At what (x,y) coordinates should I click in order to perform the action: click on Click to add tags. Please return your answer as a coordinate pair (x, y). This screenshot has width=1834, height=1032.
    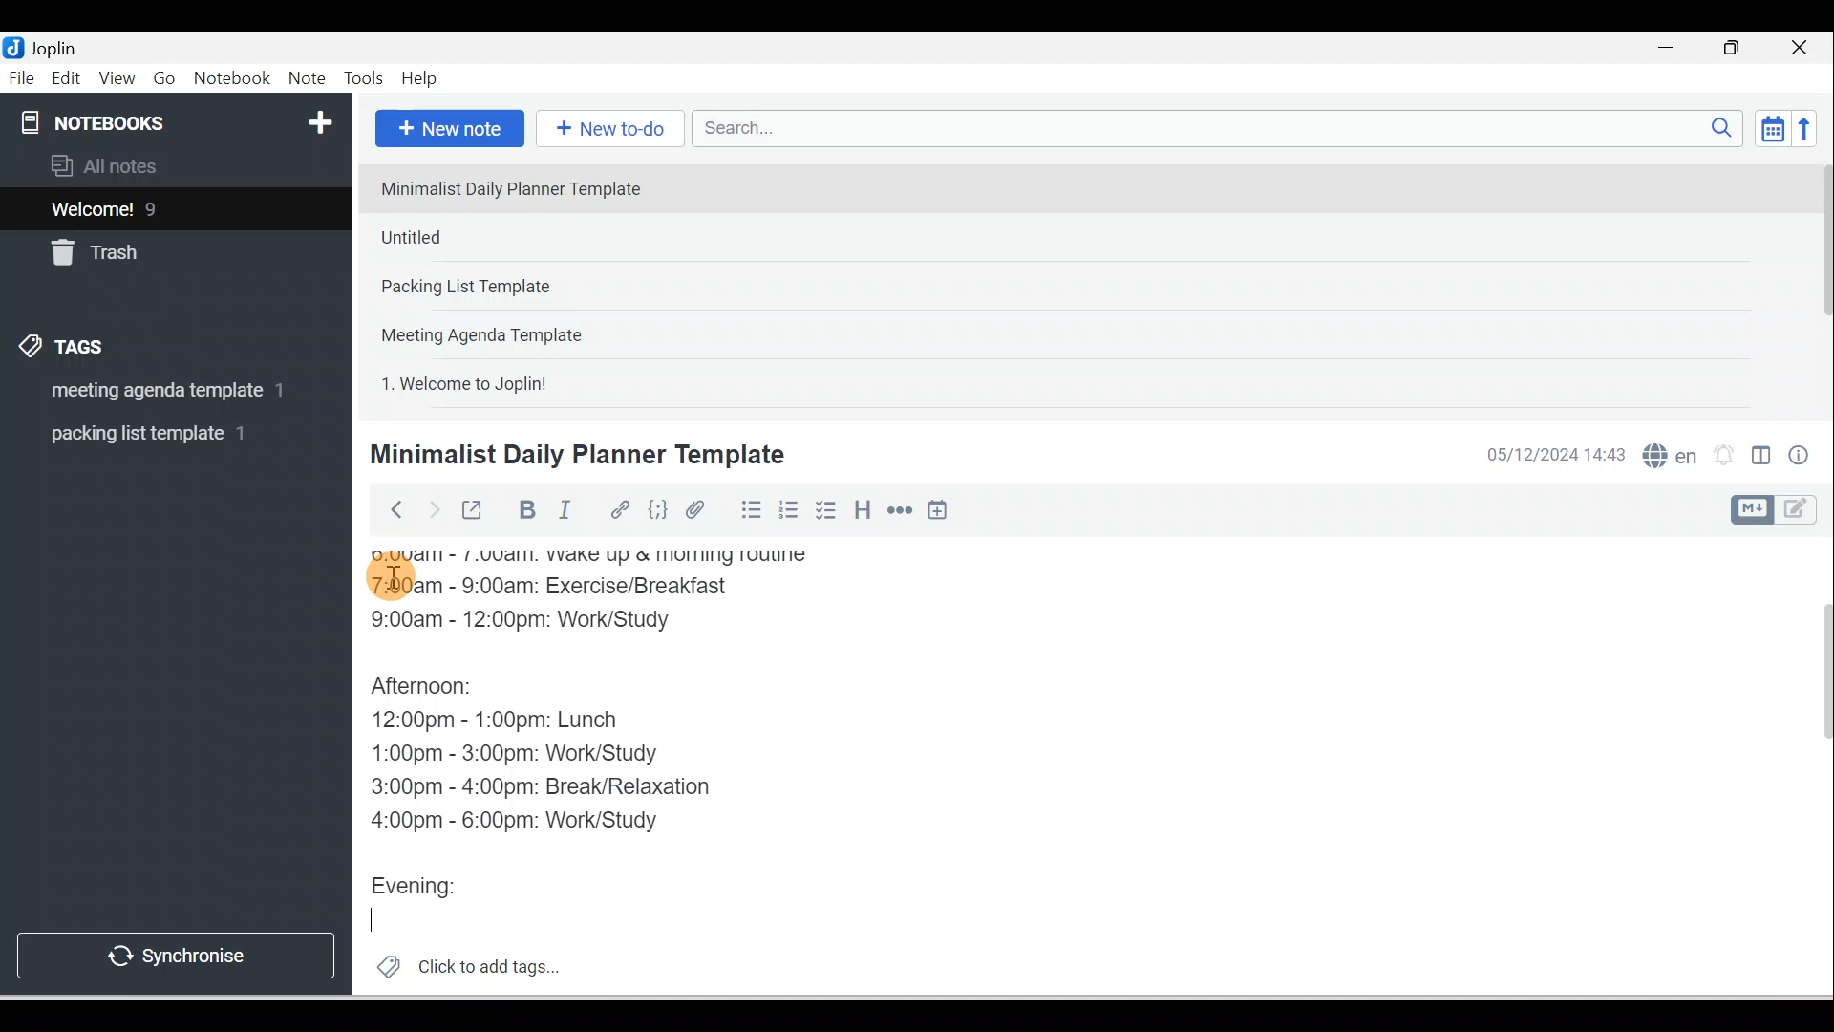
    Looking at the image, I should click on (460, 964).